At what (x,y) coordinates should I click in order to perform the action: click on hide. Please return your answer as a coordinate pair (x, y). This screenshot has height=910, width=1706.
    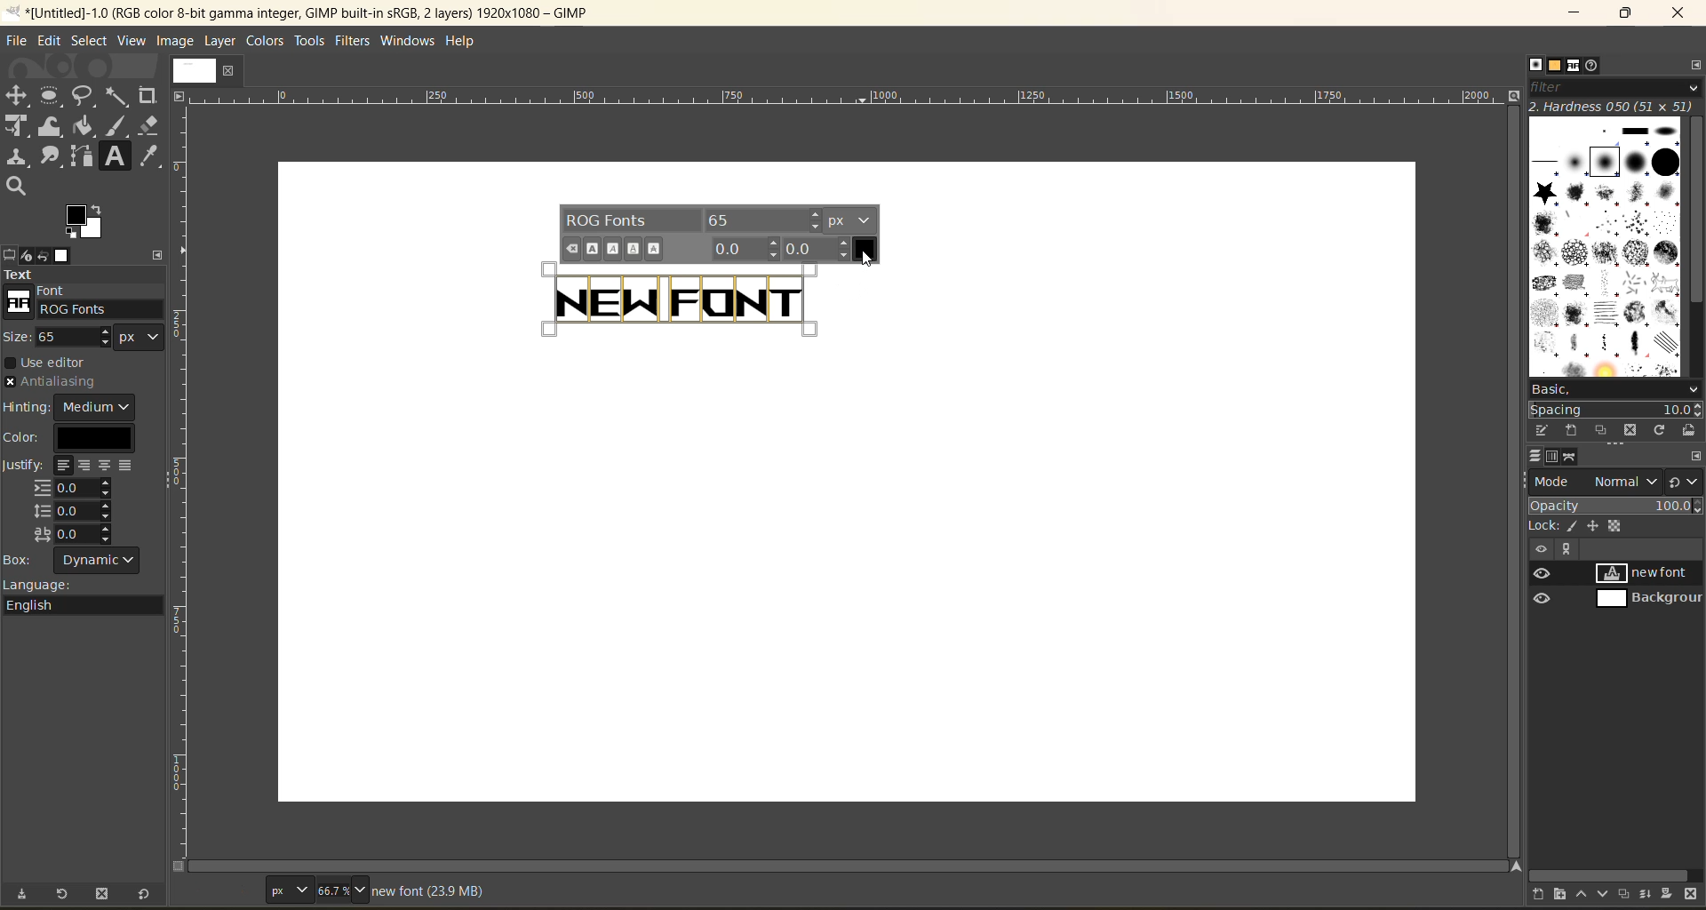
    Looking at the image, I should click on (1540, 549).